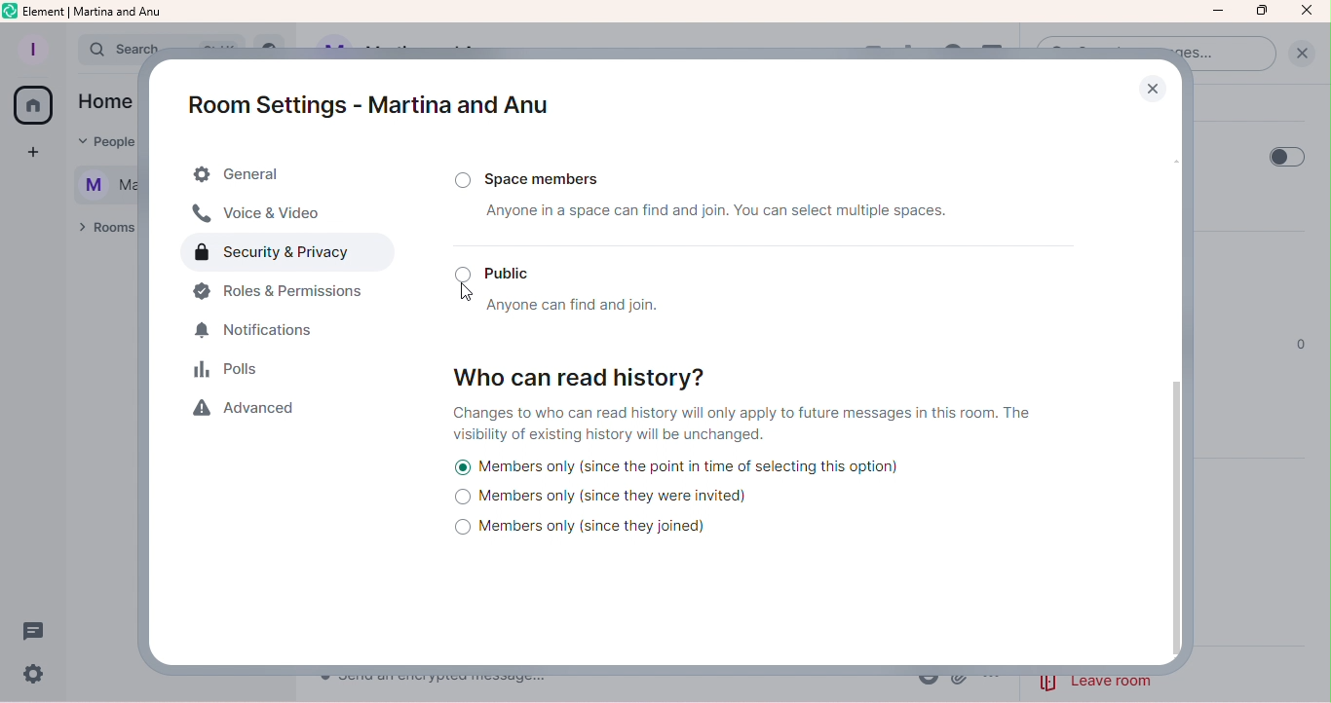 The height and width of the screenshot is (703, 1331). Describe the element at coordinates (1219, 14) in the screenshot. I see `Minimize` at that location.